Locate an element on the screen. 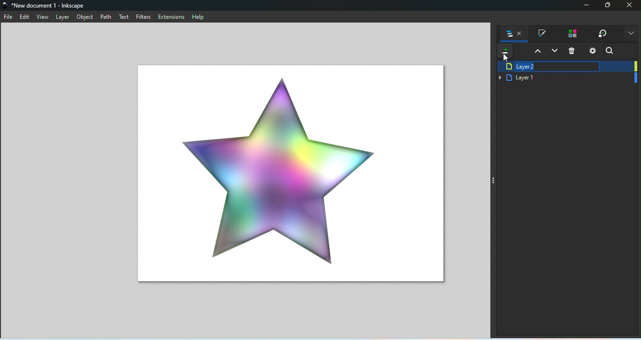 The image size is (641, 340). Path is located at coordinates (107, 18).